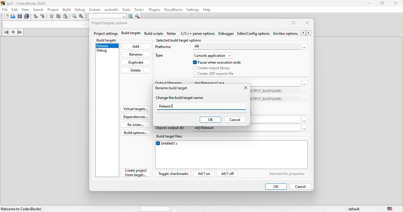  Describe the element at coordinates (94, 9) in the screenshot. I see `fortran` at that location.